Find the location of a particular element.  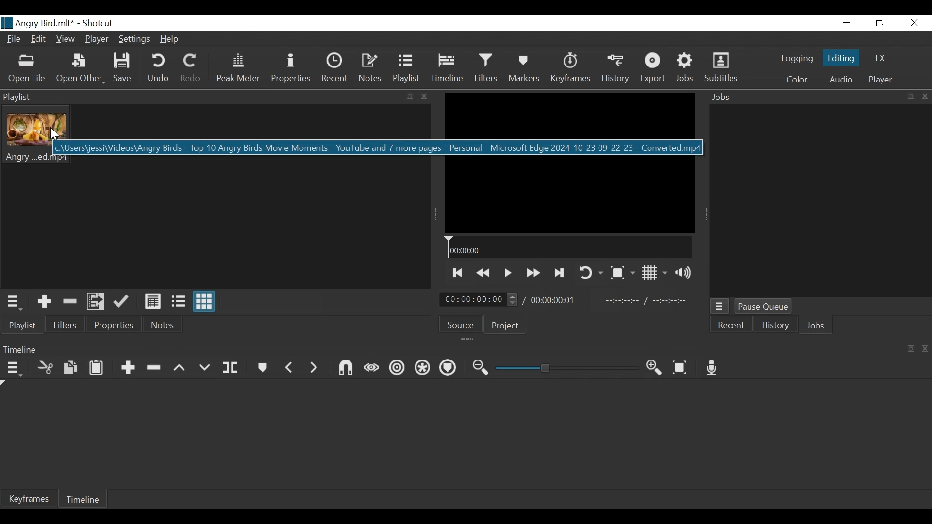

Properties is located at coordinates (115, 323).